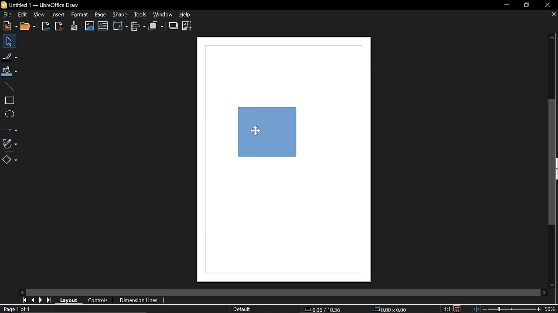 The height and width of the screenshot is (313, 558). I want to click on Select, so click(9, 41).